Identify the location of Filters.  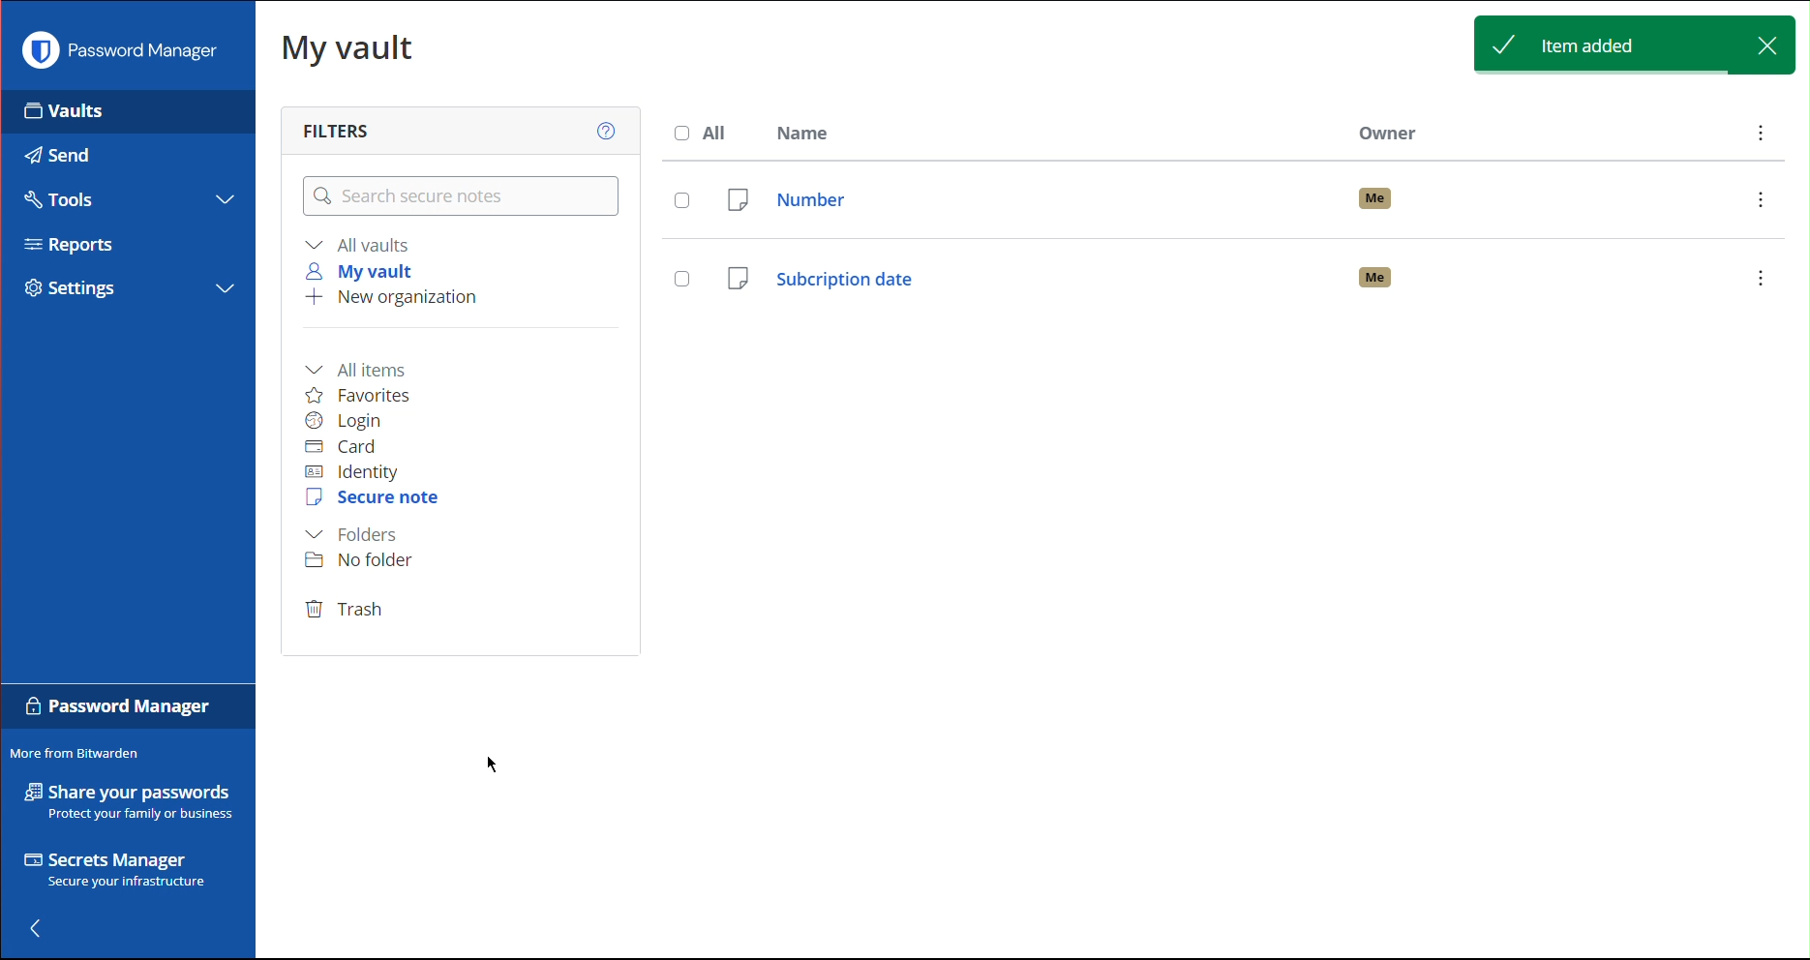
(342, 129).